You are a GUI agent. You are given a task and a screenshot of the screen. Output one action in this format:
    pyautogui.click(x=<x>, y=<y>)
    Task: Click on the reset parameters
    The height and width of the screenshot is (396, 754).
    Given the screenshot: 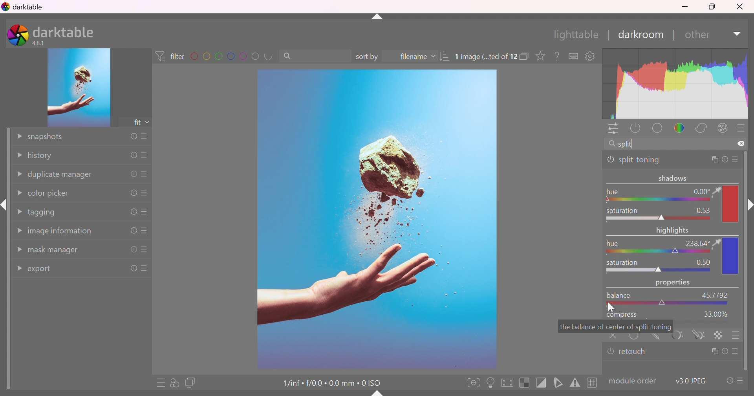 What is the action you would take?
    pyautogui.click(x=725, y=352)
    